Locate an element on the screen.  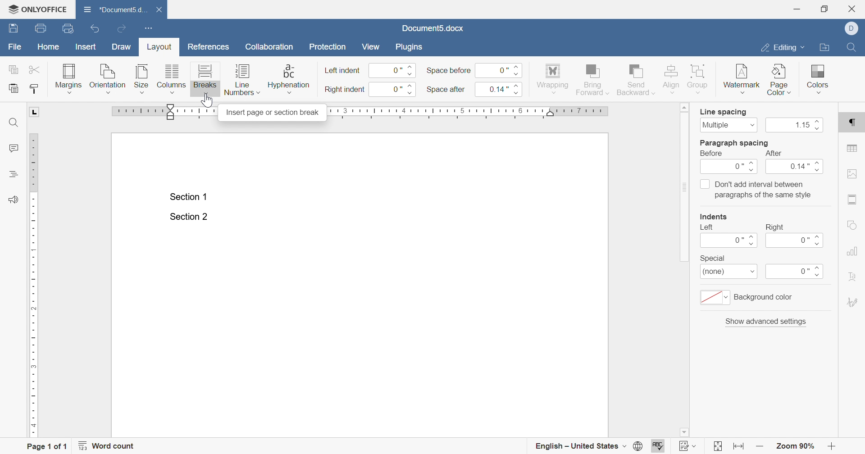
0 is located at coordinates (394, 70).